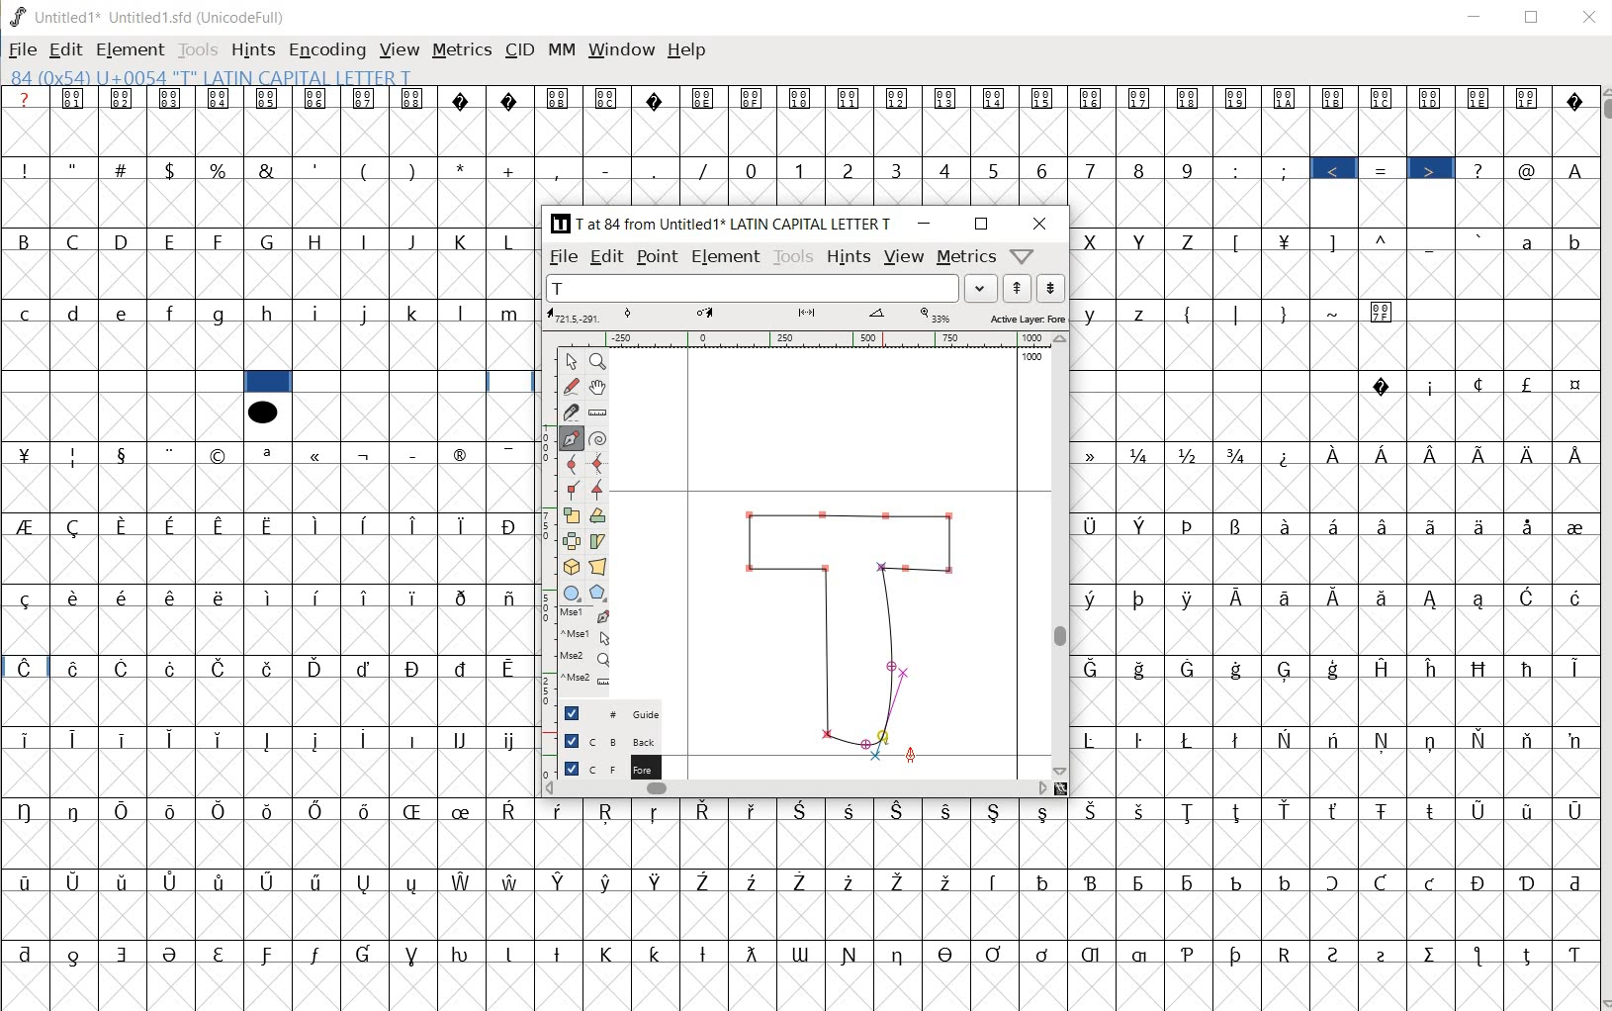  Describe the element at coordinates (314, 169) in the screenshot. I see `'` at that location.